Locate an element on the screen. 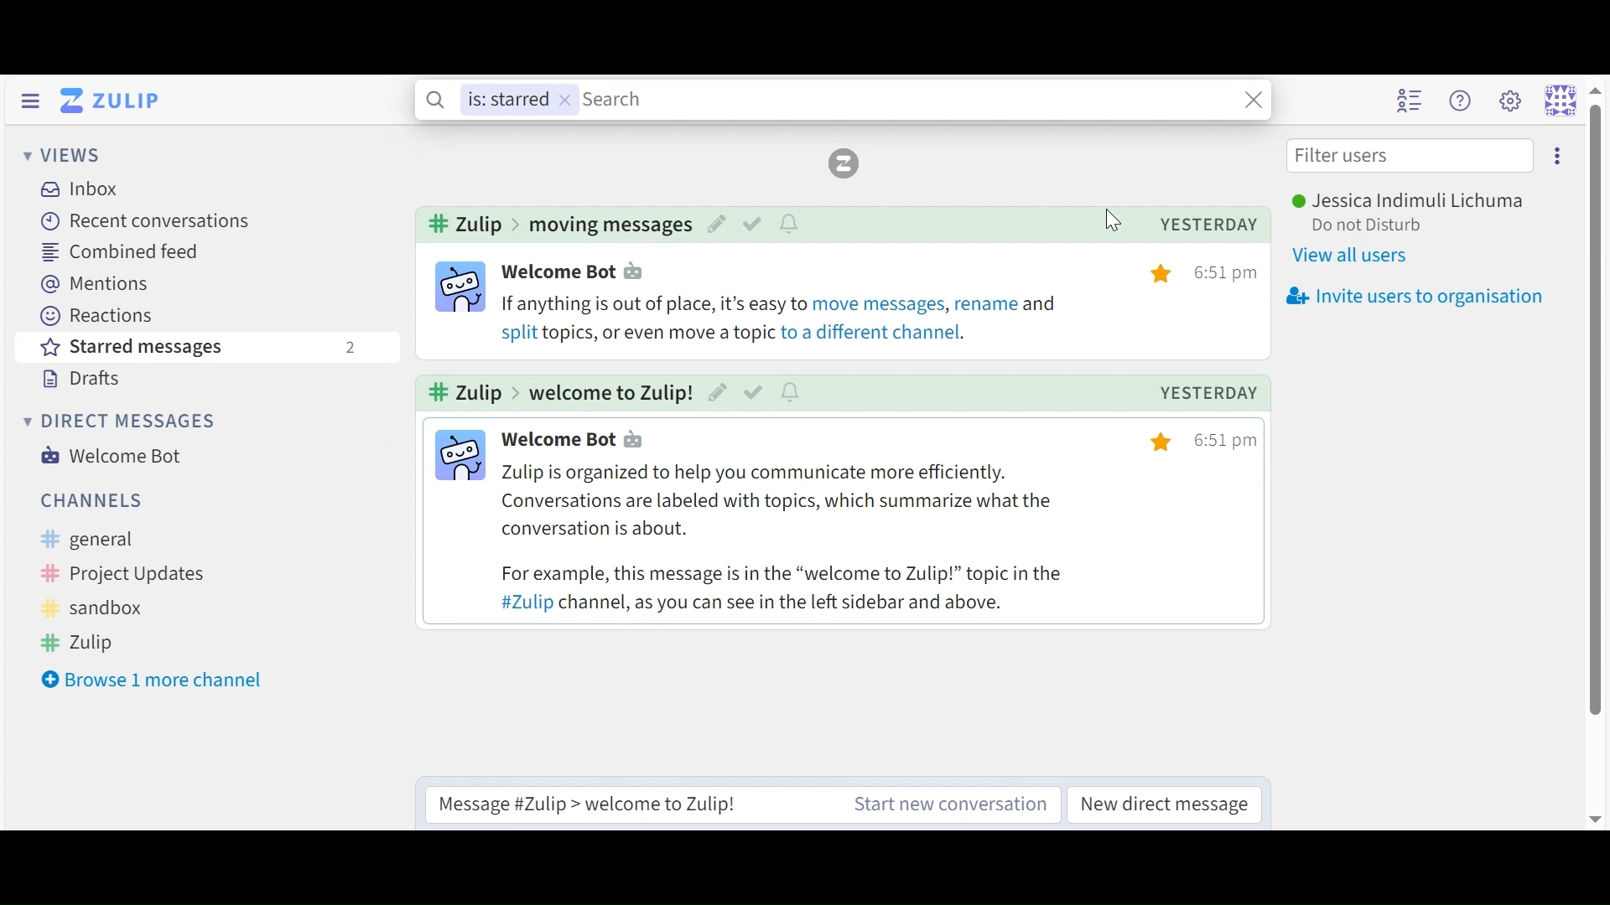 The height and width of the screenshot is (905, 1610). sandbox is located at coordinates (106, 608).